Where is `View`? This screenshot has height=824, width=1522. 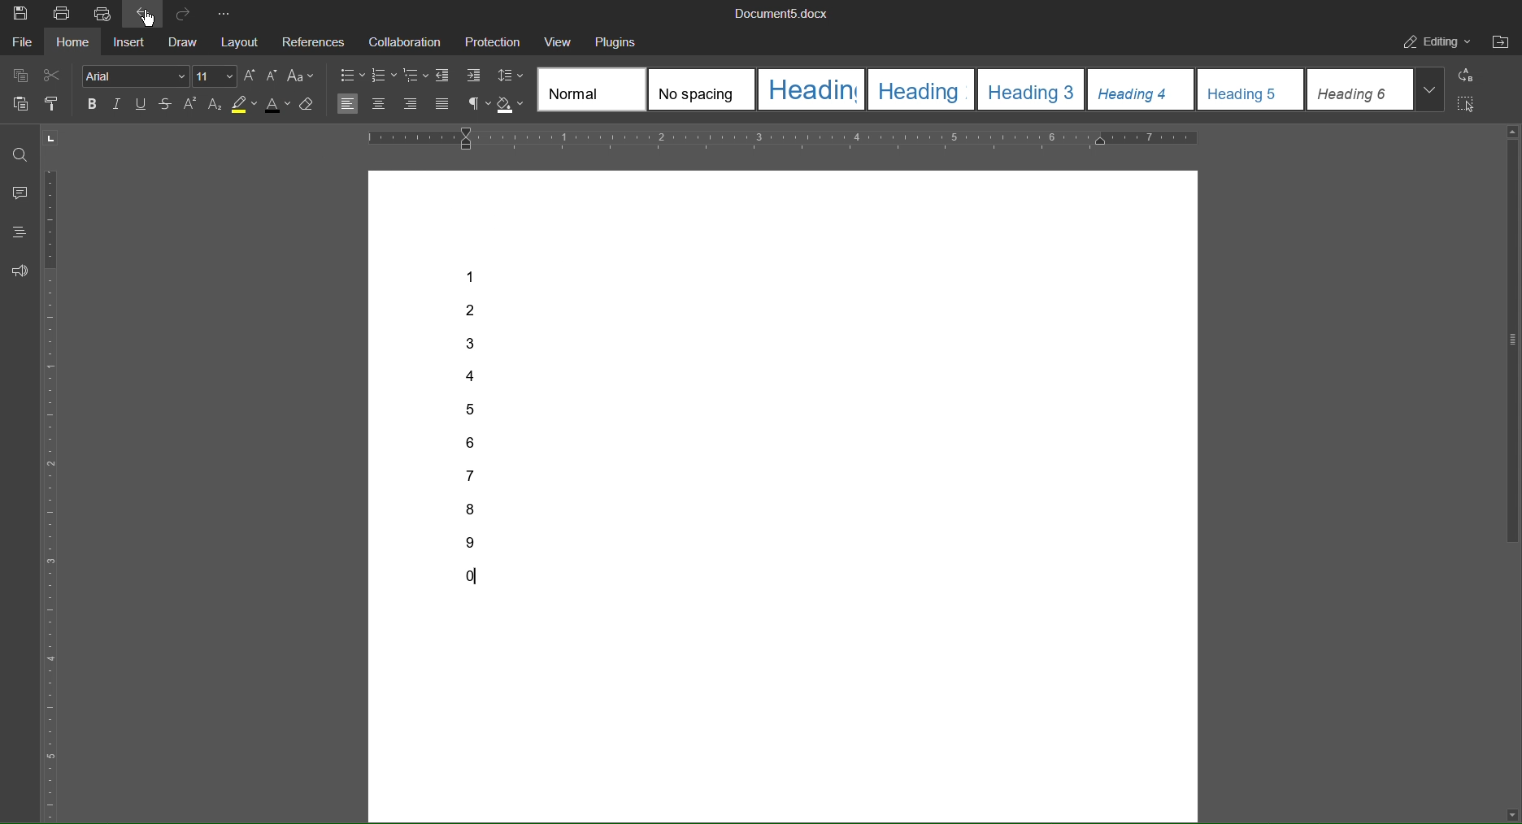 View is located at coordinates (558, 43).